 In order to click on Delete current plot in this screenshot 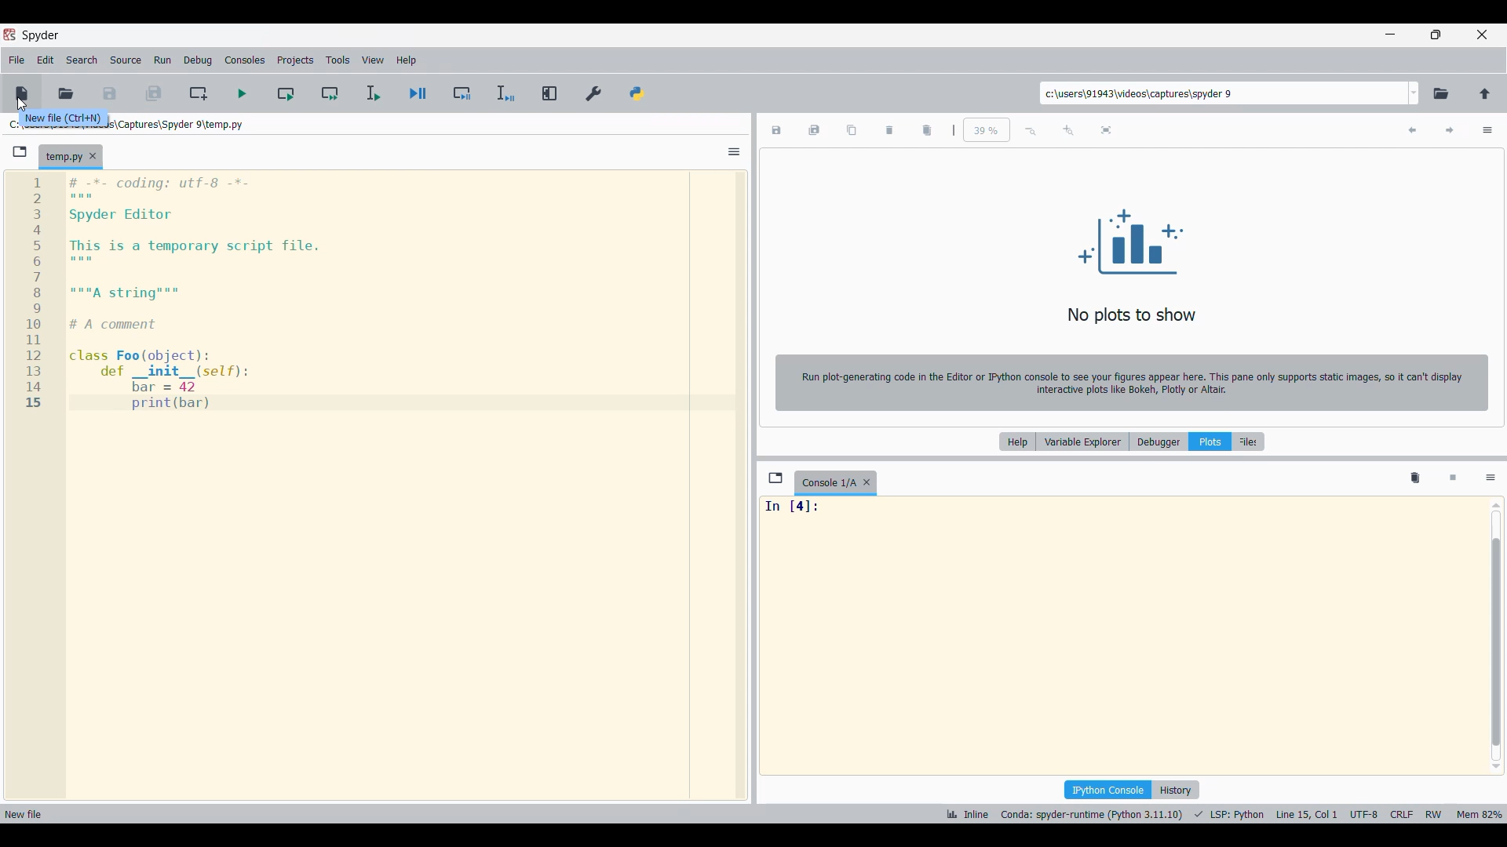, I will do `click(889, 130)`.